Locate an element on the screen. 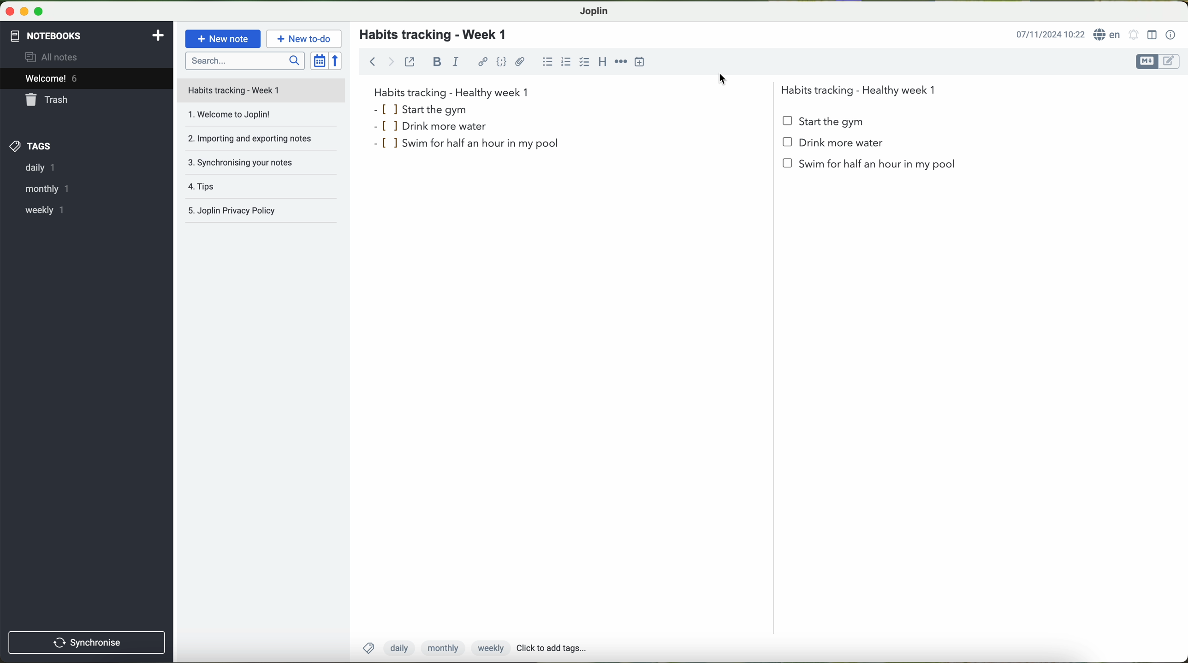 The height and width of the screenshot is (663, 1188). date and hour is located at coordinates (1050, 34).